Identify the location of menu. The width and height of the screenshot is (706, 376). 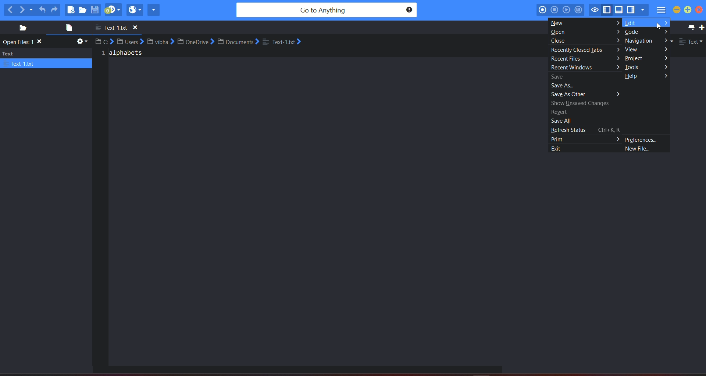
(660, 11).